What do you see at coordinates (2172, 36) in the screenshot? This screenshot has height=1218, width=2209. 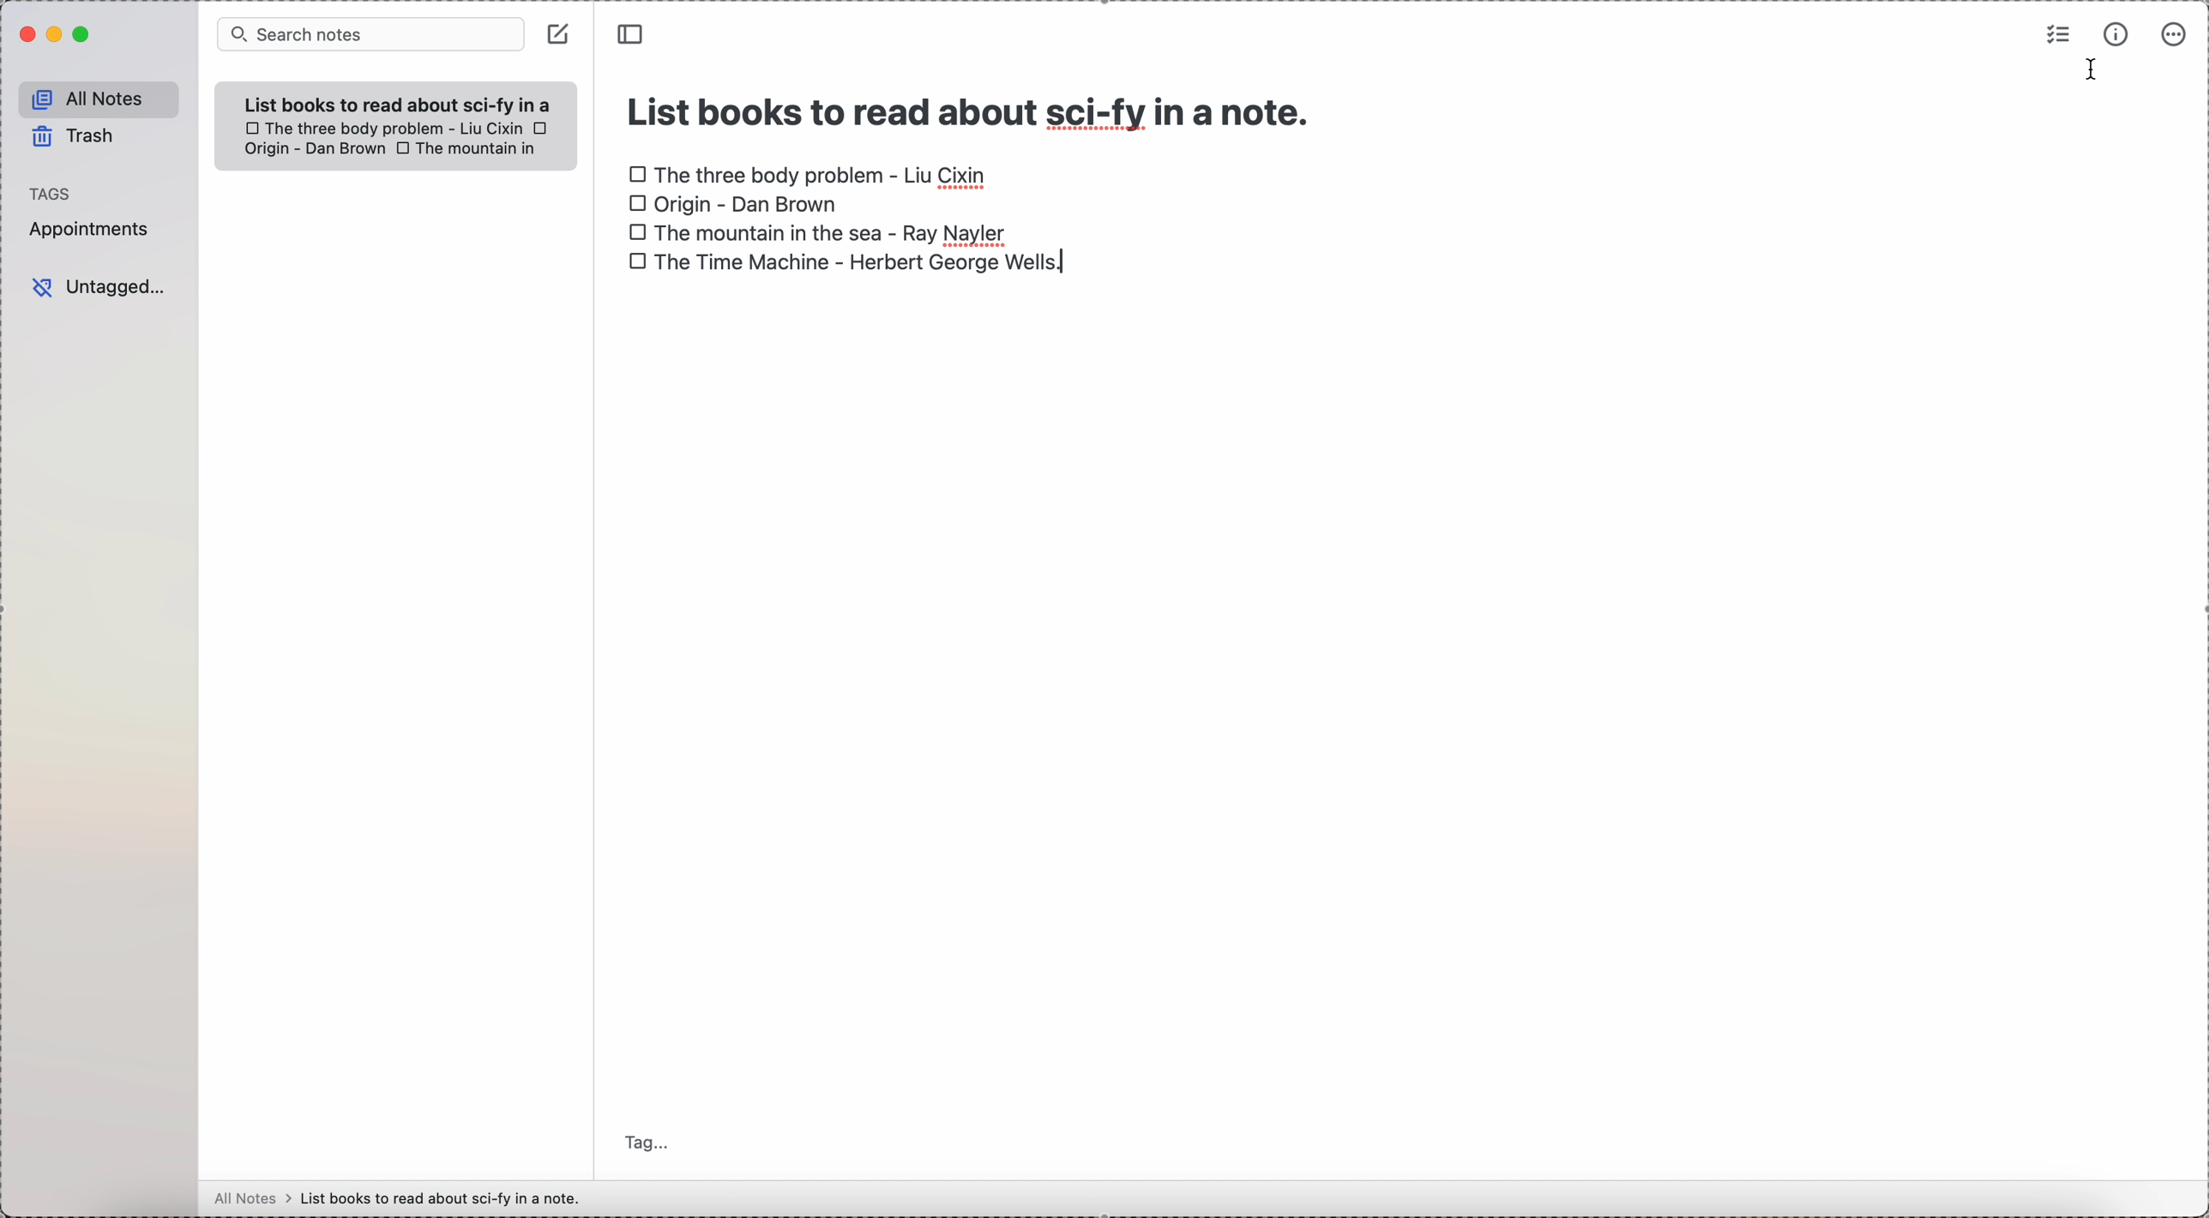 I see `more options` at bounding box center [2172, 36].